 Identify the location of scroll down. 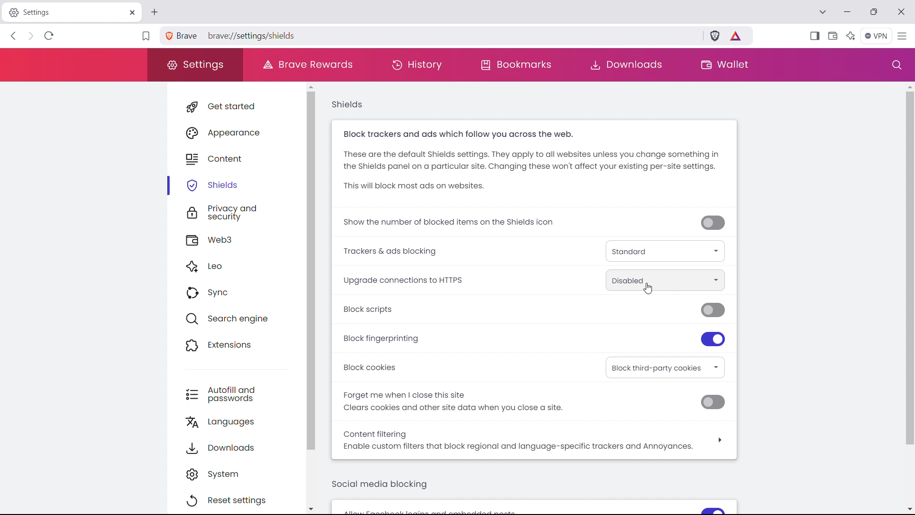
(313, 508).